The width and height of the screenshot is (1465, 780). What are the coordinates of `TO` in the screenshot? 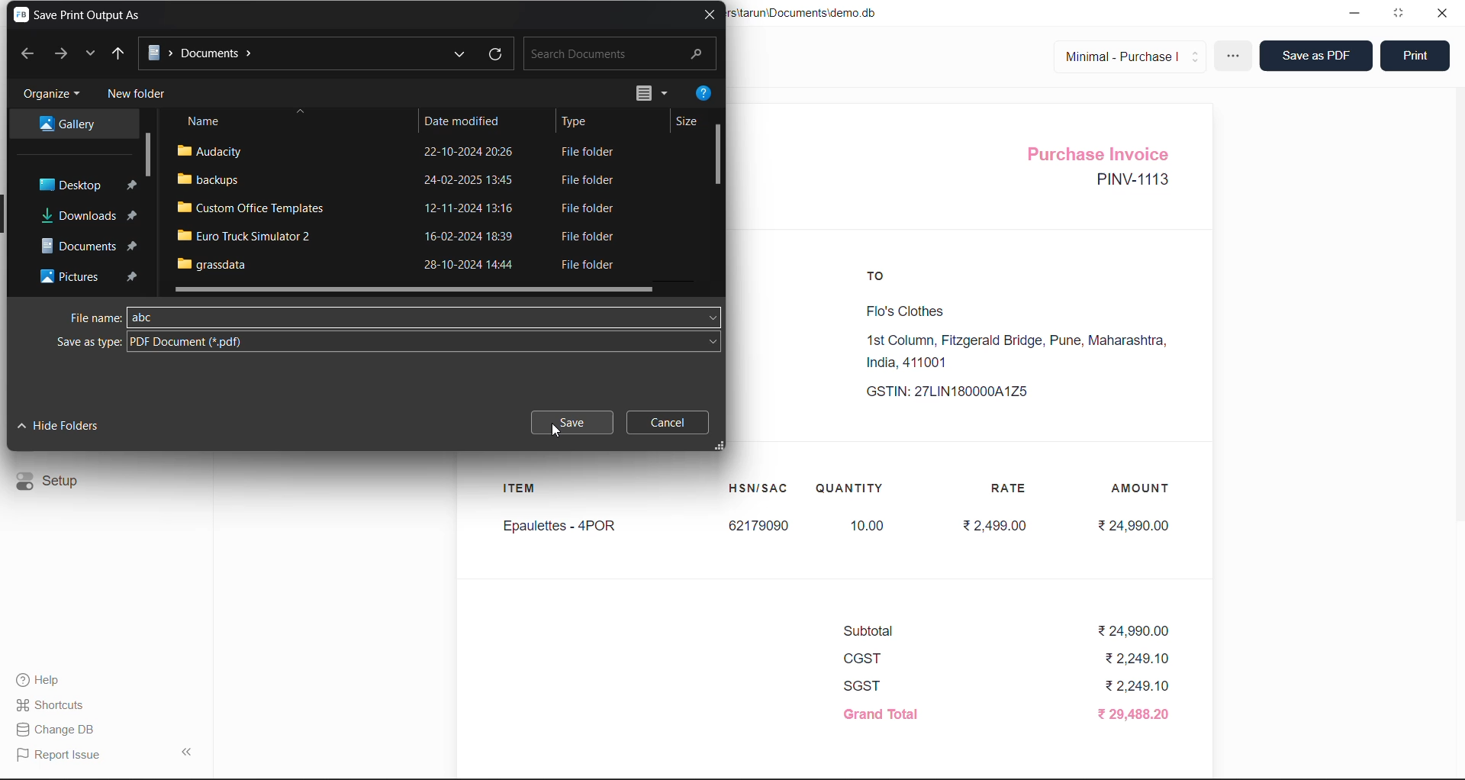 It's located at (882, 280).